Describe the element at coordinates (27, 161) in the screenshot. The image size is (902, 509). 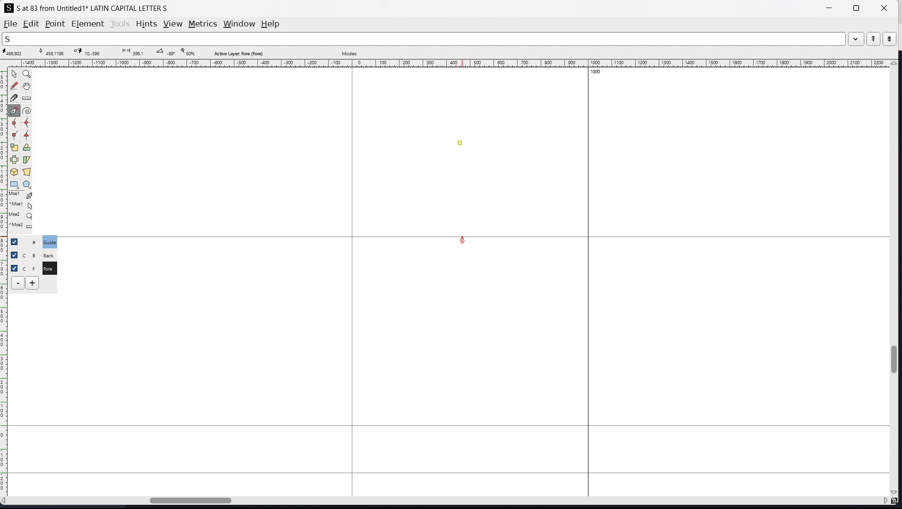
I see `skew selection` at that location.